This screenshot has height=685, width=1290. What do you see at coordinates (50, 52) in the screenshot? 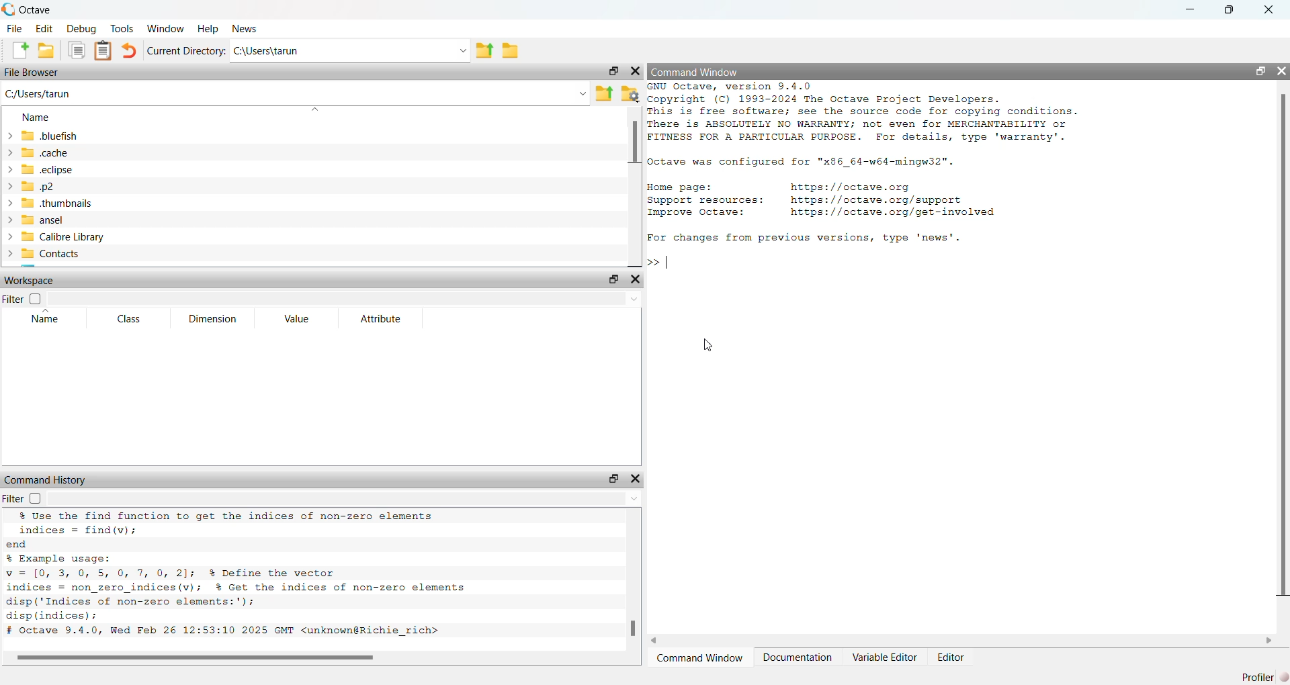
I see `open folder` at bounding box center [50, 52].